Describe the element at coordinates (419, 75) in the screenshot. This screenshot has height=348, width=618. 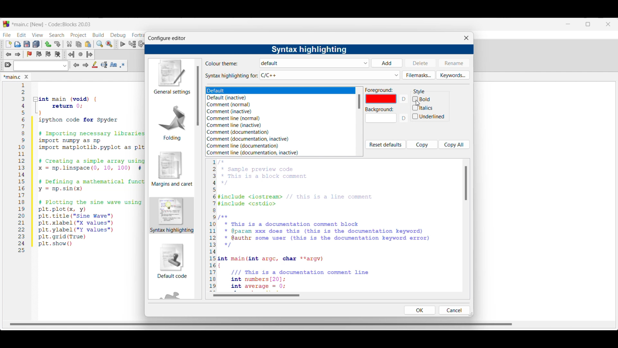
I see `Filemasks` at that location.